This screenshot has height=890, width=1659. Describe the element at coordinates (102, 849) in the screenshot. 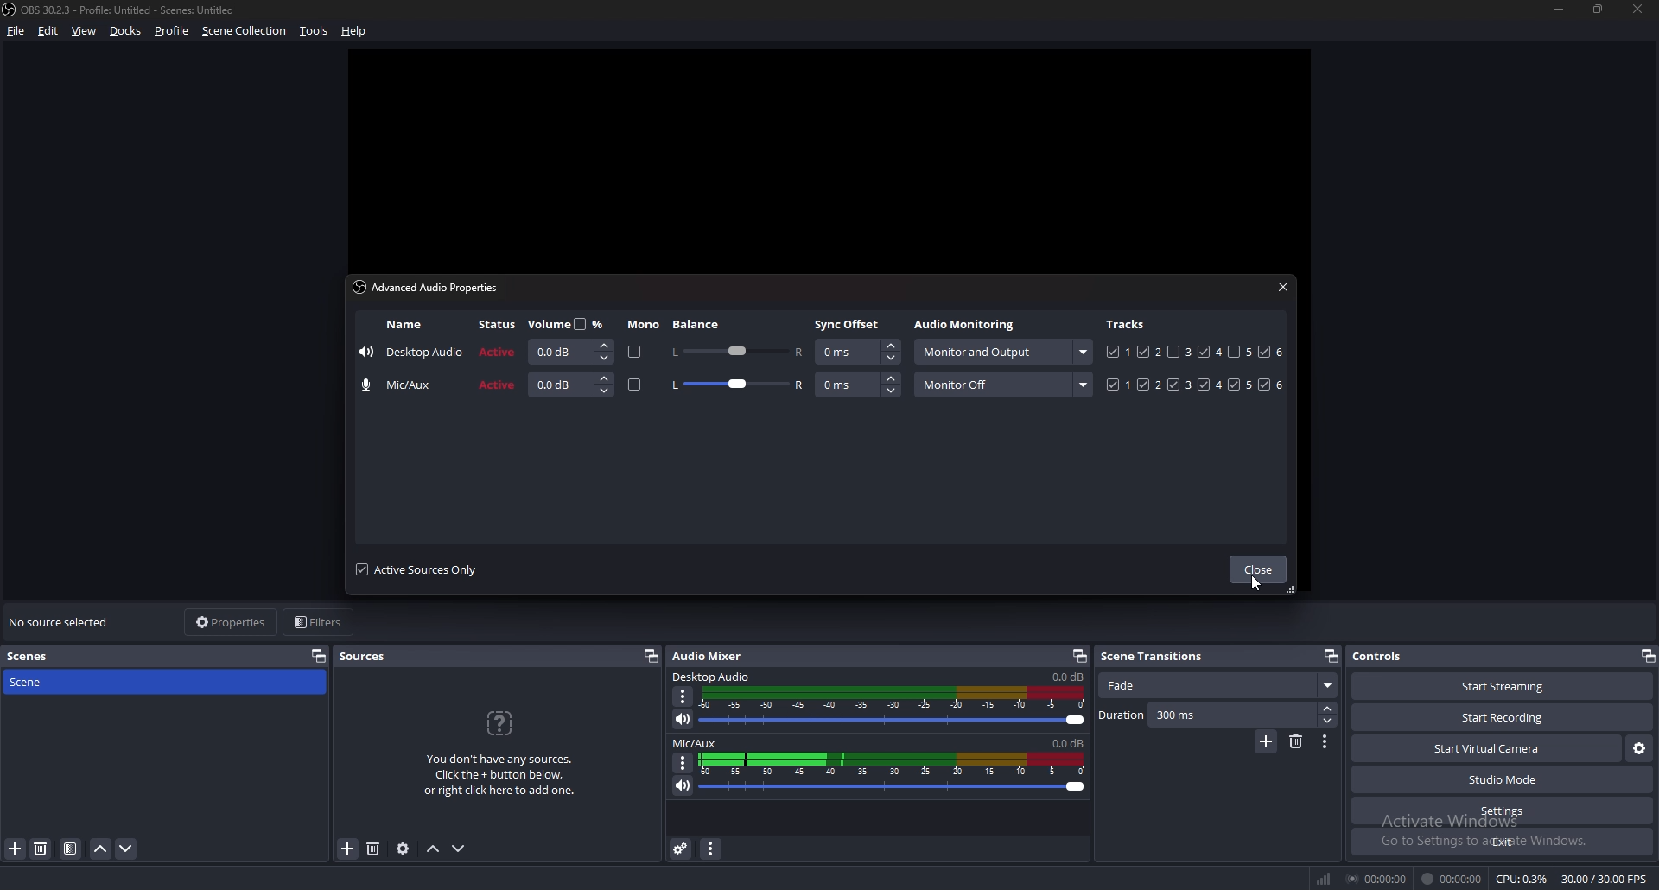

I see `move scene up` at that location.